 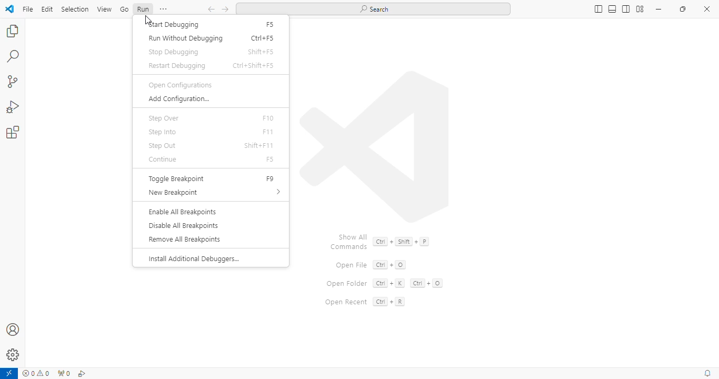 I want to click on Ctrl+R, so click(x=388, y=302).